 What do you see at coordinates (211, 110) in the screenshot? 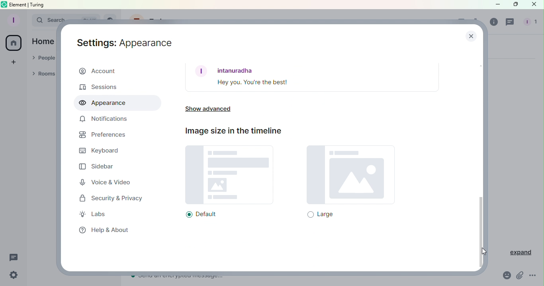
I see `Show advanced` at bounding box center [211, 110].